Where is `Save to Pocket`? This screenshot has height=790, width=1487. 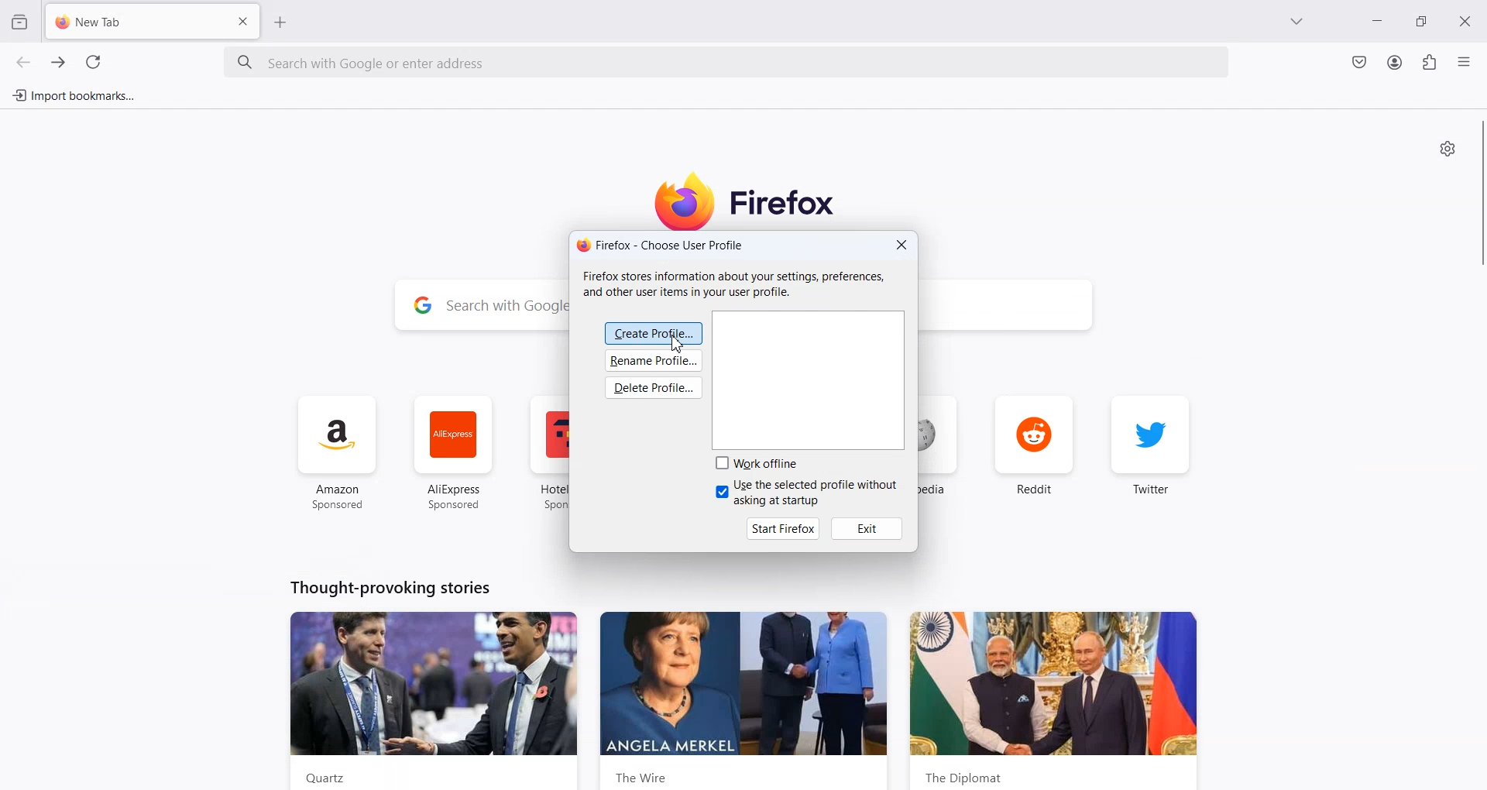 Save to Pocket is located at coordinates (1358, 62).